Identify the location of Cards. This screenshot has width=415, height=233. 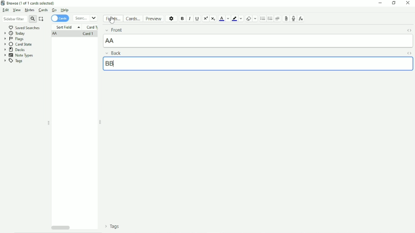
(44, 10).